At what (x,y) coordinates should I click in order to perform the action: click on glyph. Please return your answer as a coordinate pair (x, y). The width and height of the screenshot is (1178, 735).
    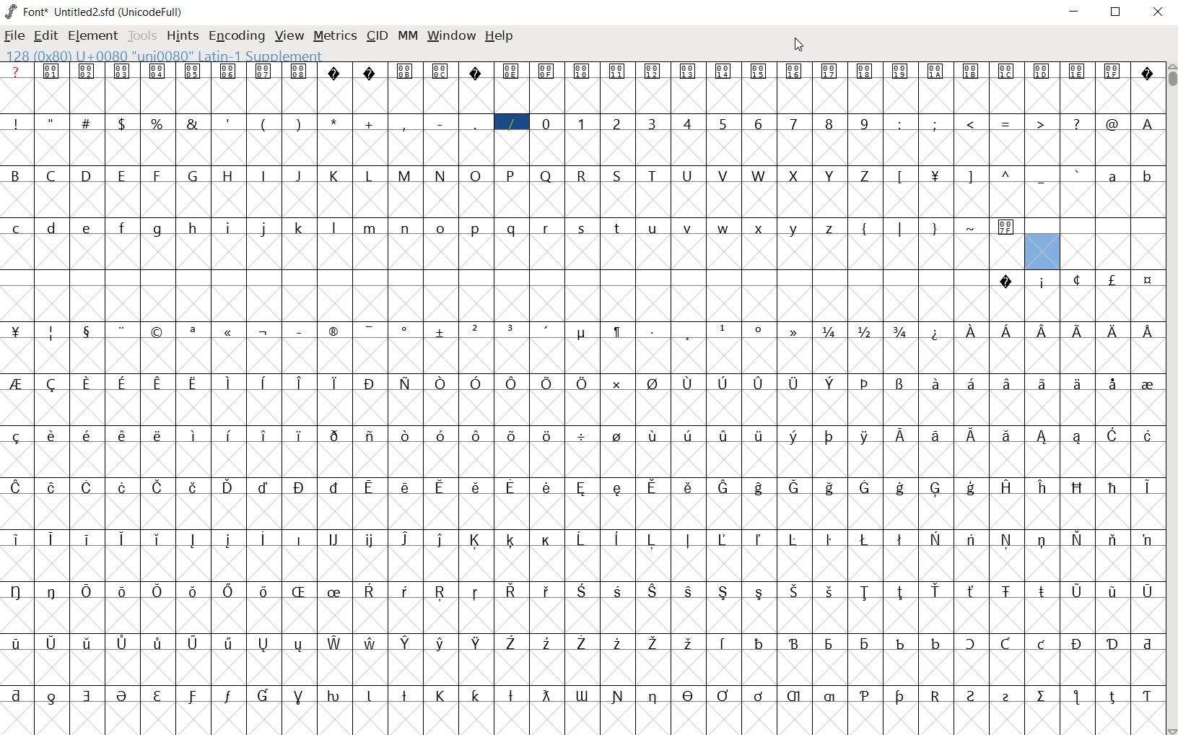
    Looking at the image, I should click on (865, 539).